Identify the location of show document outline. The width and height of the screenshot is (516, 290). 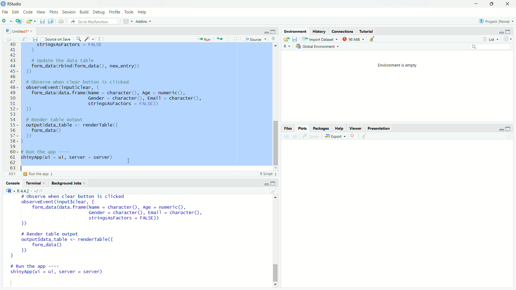
(273, 39).